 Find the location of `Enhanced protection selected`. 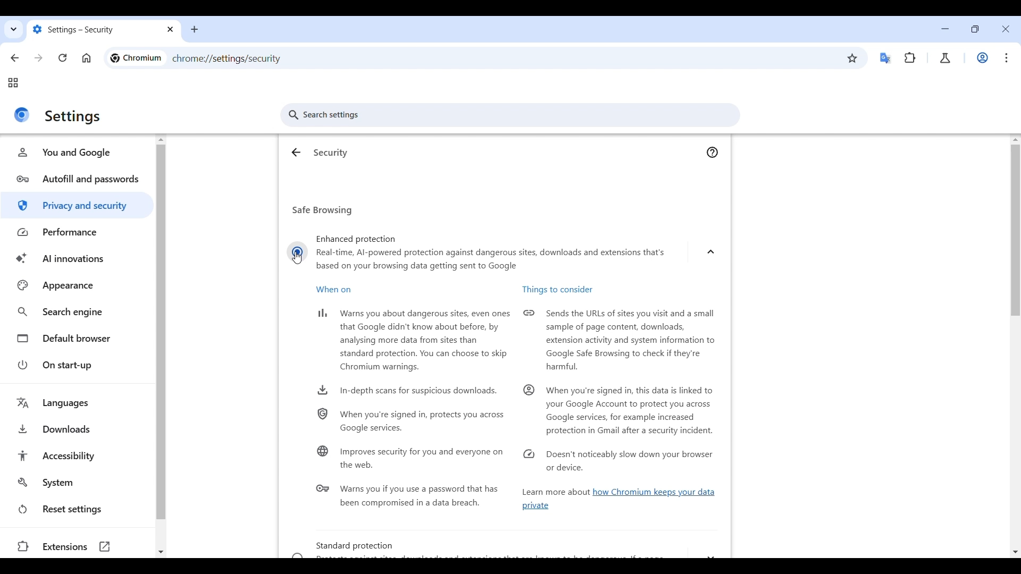

Enhanced protection selected is located at coordinates (297, 251).